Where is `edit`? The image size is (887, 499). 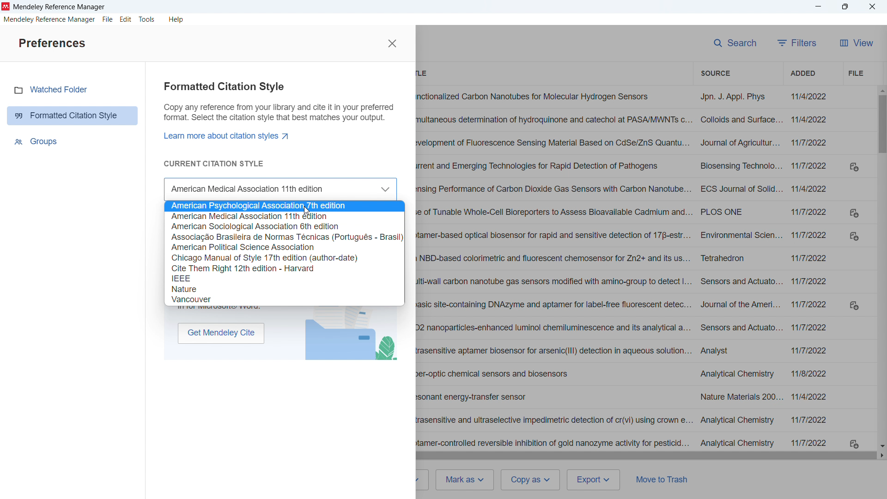
edit is located at coordinates (126, 19).